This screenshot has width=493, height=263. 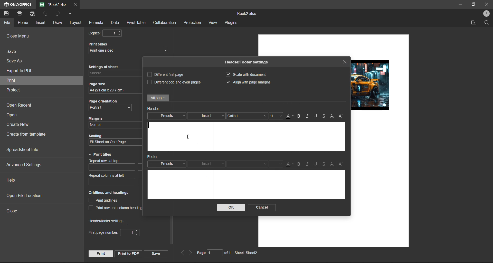 I want to click on open file location, so click(x=25, y=195).